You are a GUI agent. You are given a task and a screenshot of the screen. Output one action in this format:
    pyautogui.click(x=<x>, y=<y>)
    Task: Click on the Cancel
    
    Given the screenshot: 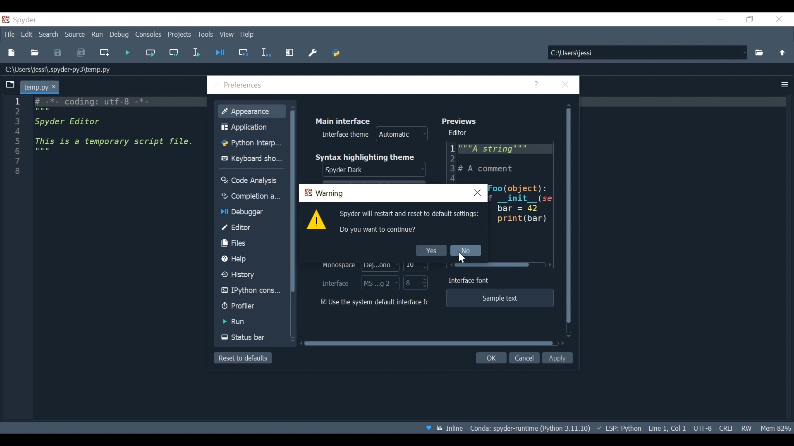 What is the action you would take?
    pyautogui.click(x=524, y=357)
    